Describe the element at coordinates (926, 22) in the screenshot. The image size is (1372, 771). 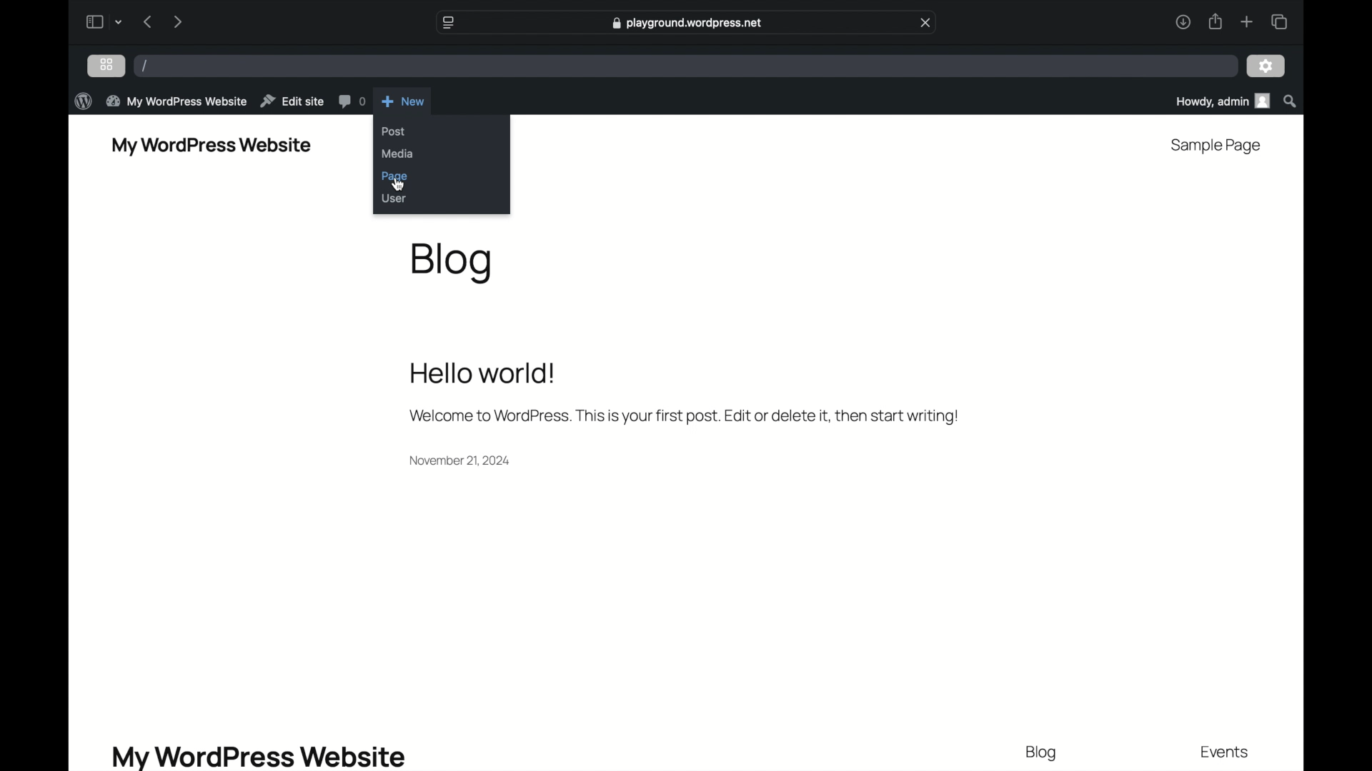
I see `close` at that location.